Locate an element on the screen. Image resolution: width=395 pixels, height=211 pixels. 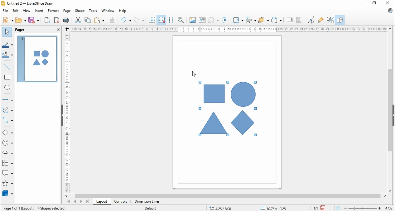
shape 4 is located at coordinates (243, 123).